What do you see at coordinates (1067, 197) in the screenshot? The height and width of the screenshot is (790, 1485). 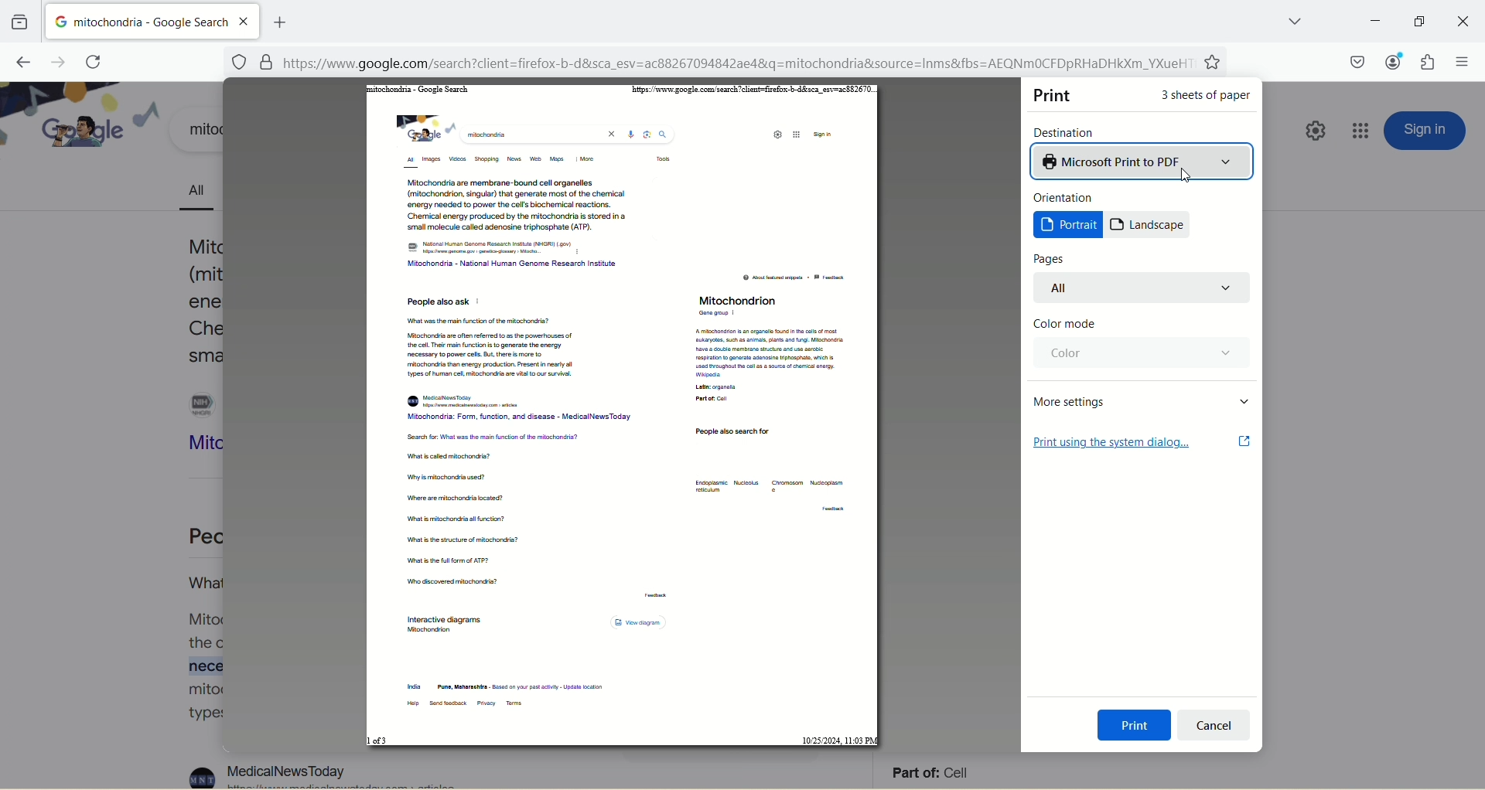 I see `orientation` at bounding box center [1067, 197].